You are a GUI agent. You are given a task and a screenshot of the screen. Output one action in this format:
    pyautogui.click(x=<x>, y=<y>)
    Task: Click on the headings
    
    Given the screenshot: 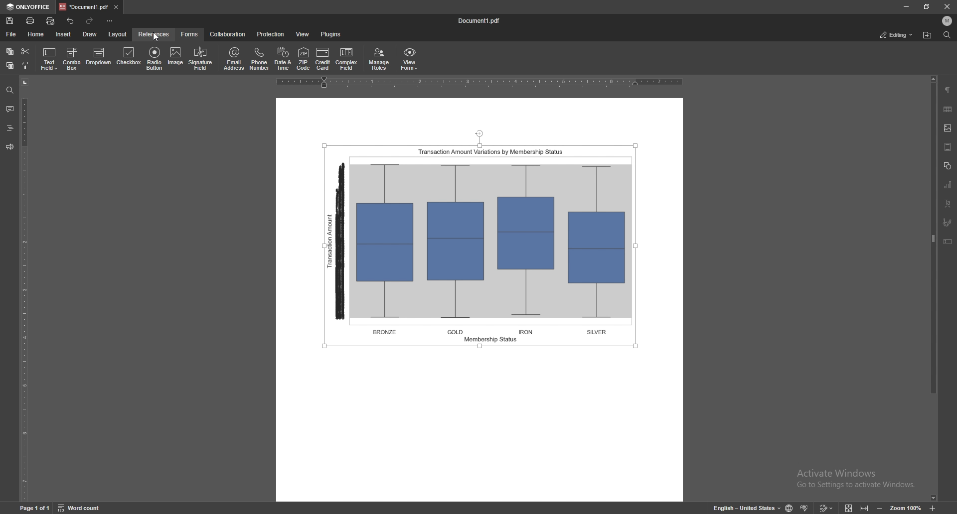 What is the action you would take?
    pyautogui.click(x=10, y=128)
    